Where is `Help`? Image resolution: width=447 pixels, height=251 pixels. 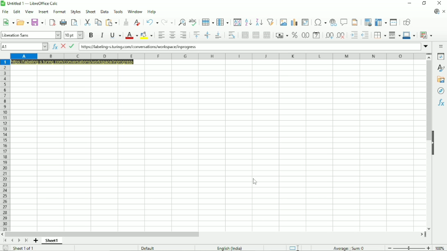 Help is located at coordinates (151, 11).